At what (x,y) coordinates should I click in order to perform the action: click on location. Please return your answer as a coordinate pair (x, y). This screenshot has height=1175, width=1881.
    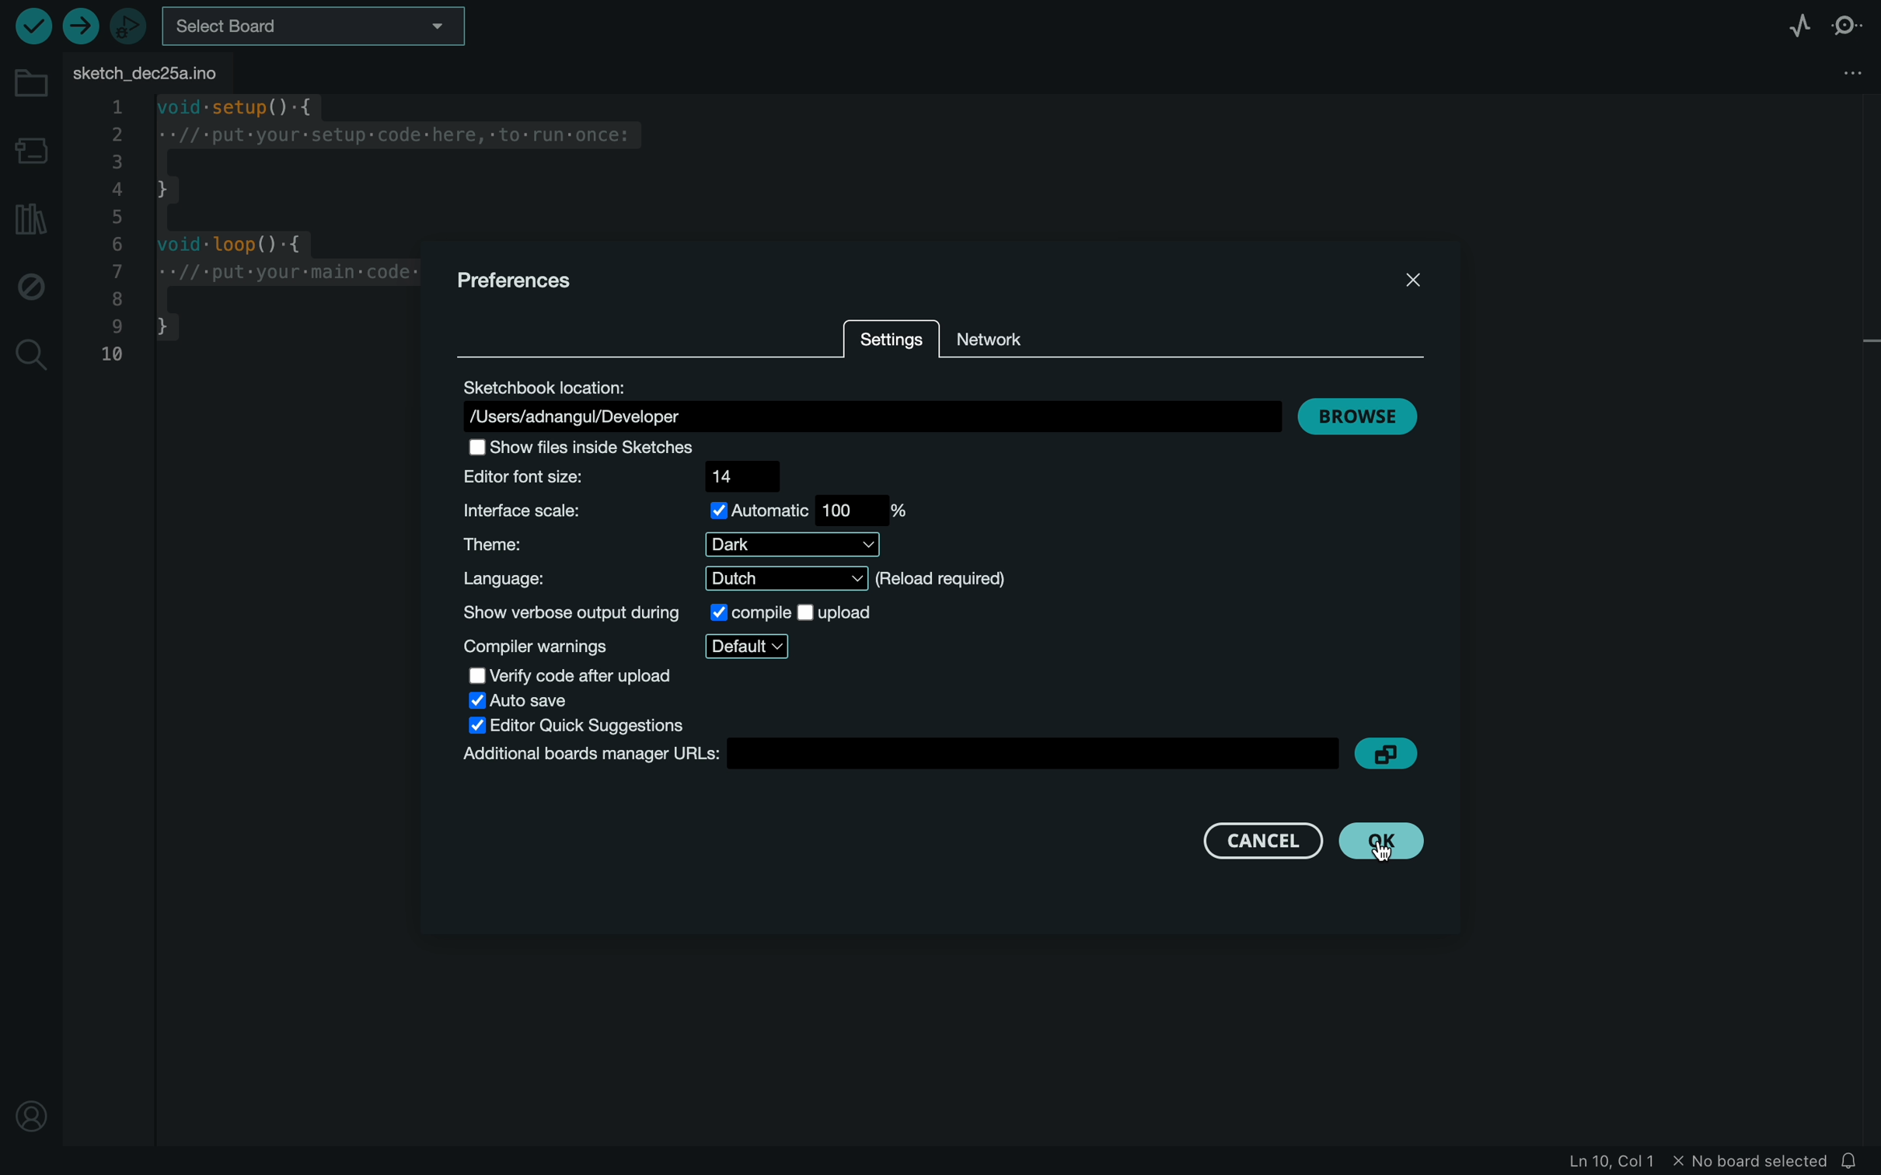
    Looking at the image, I should click on (874, 402).